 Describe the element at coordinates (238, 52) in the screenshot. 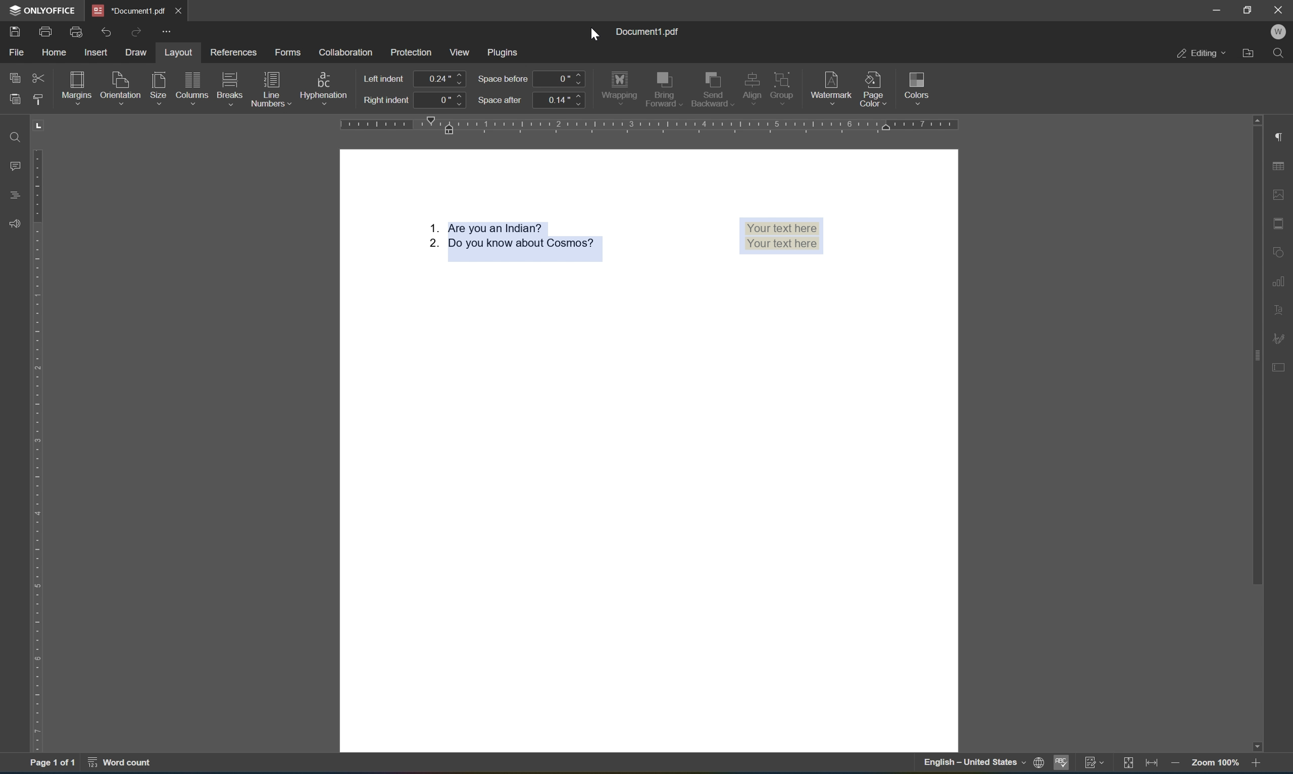

I see `refernces` at that location.